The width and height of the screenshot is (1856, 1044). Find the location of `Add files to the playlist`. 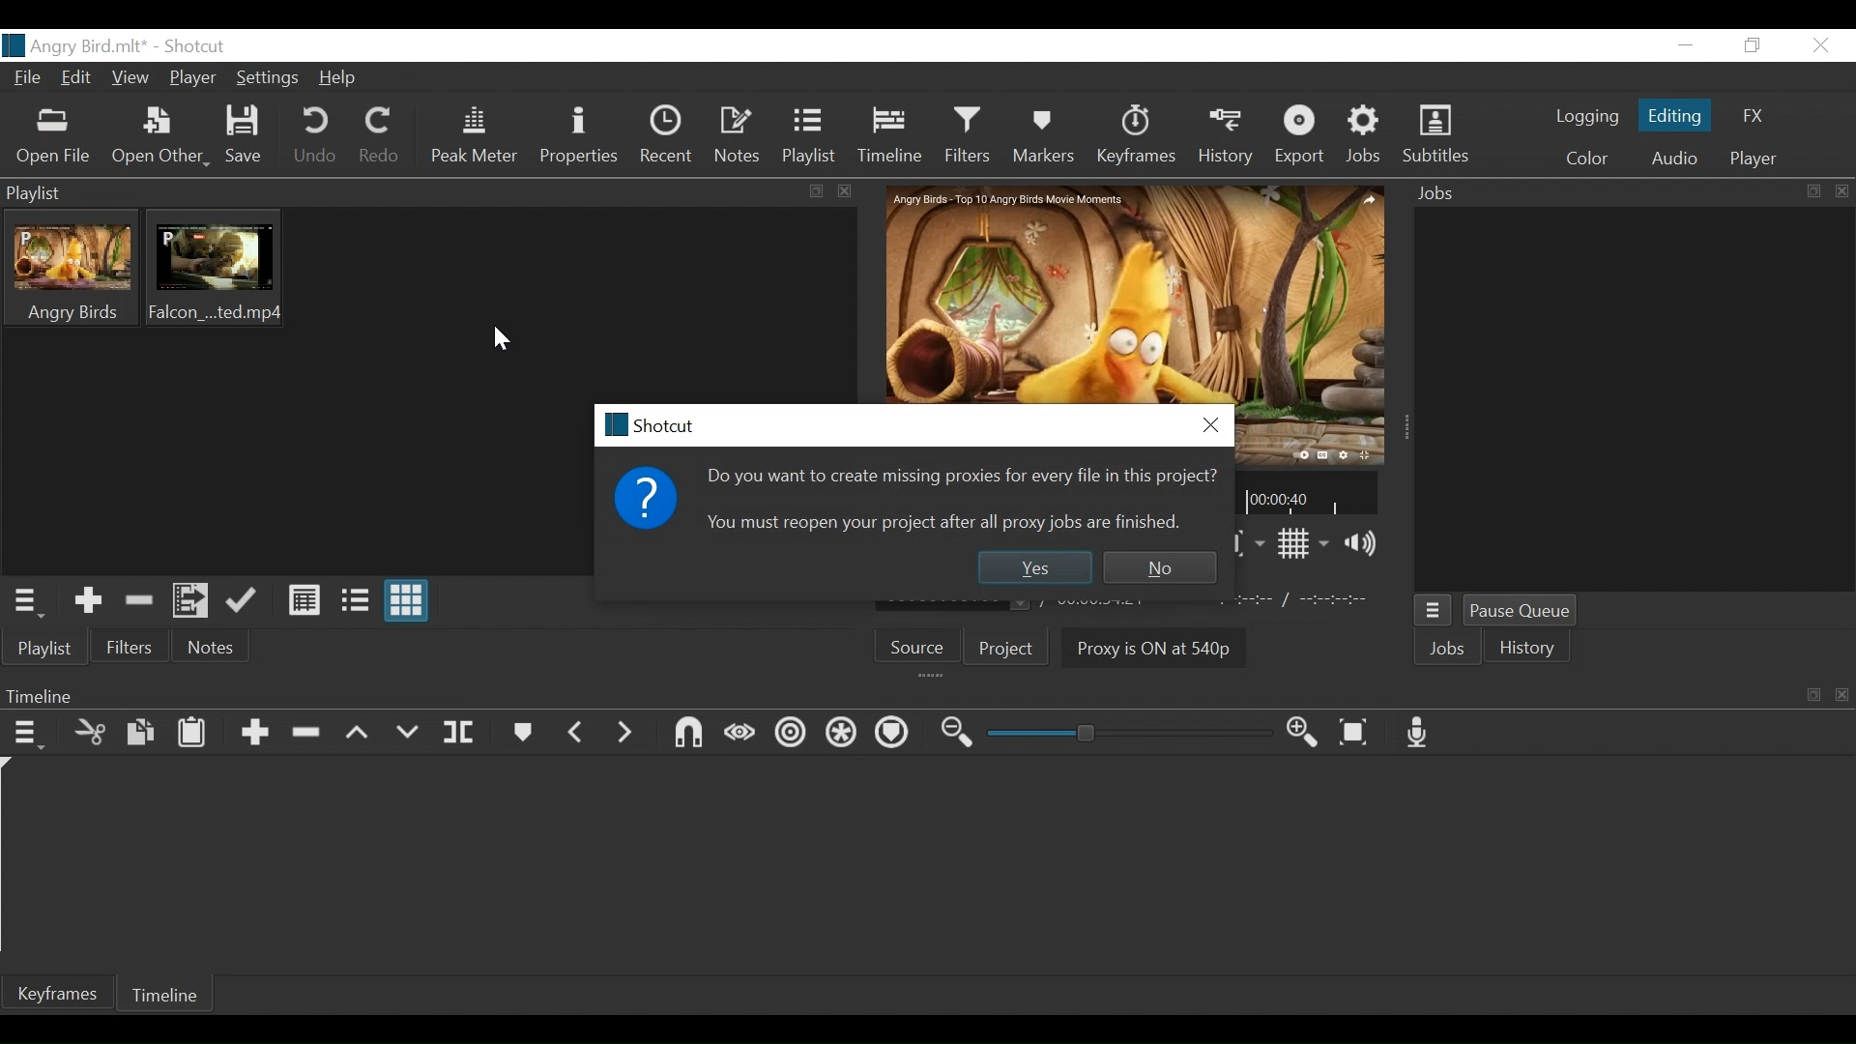

Add files to the playlist is located at coordinates (189, 600).